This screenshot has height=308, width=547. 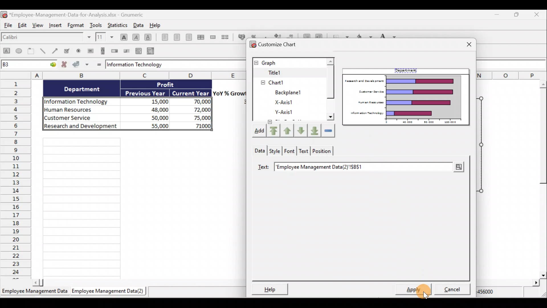 I want to click on Create a rectangle object, so click(x=6, y=51).